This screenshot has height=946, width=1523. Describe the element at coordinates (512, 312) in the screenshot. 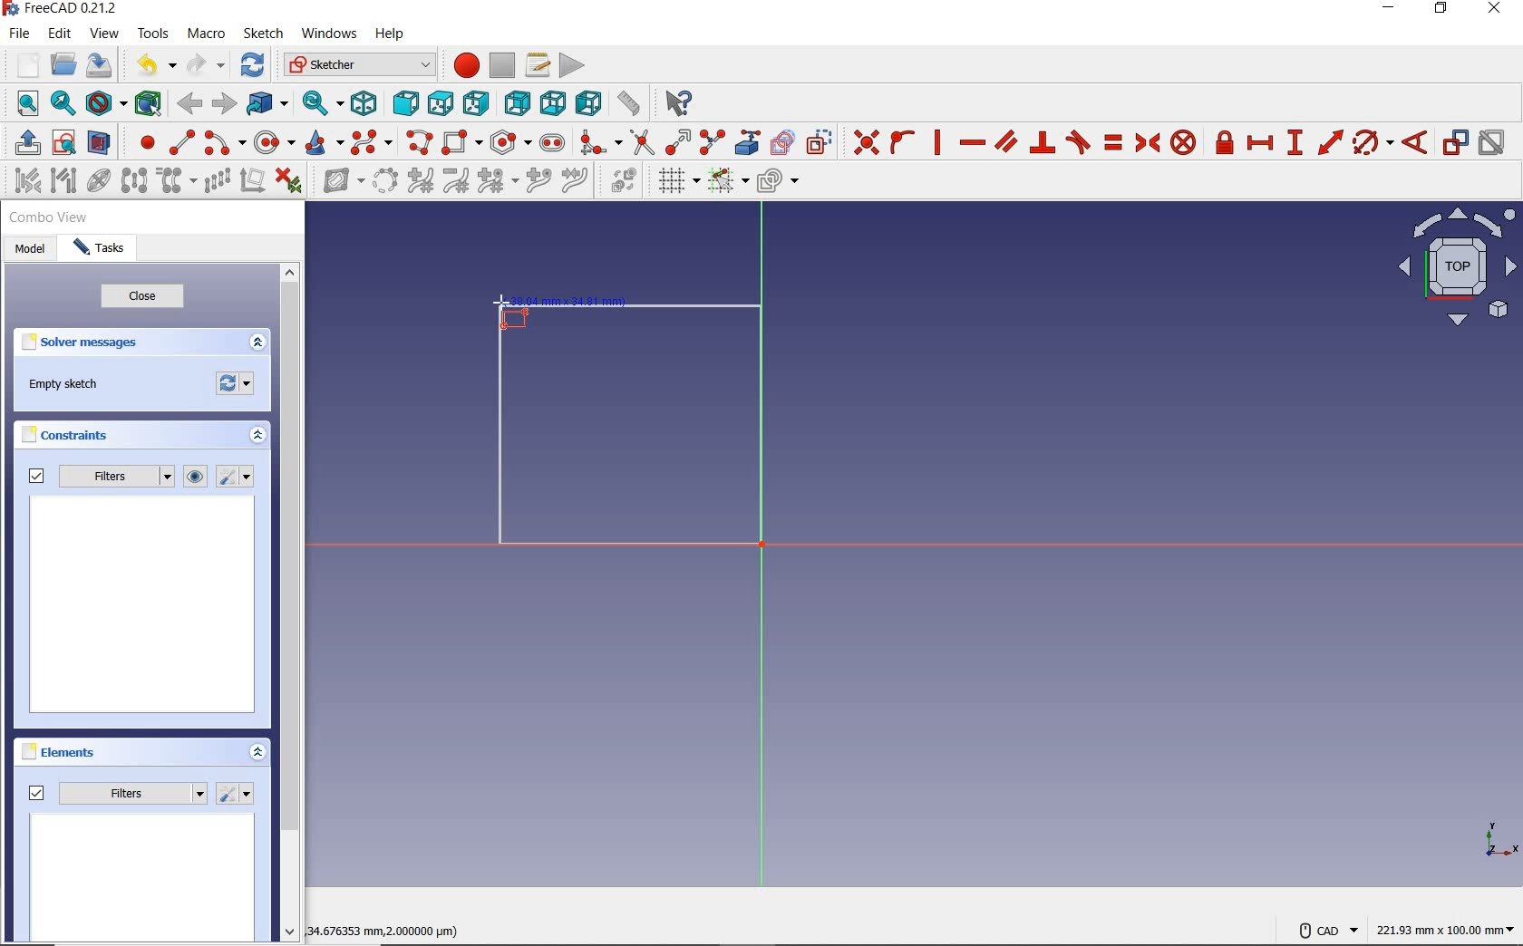

I see `rectangle tool at point y rising` at that location.